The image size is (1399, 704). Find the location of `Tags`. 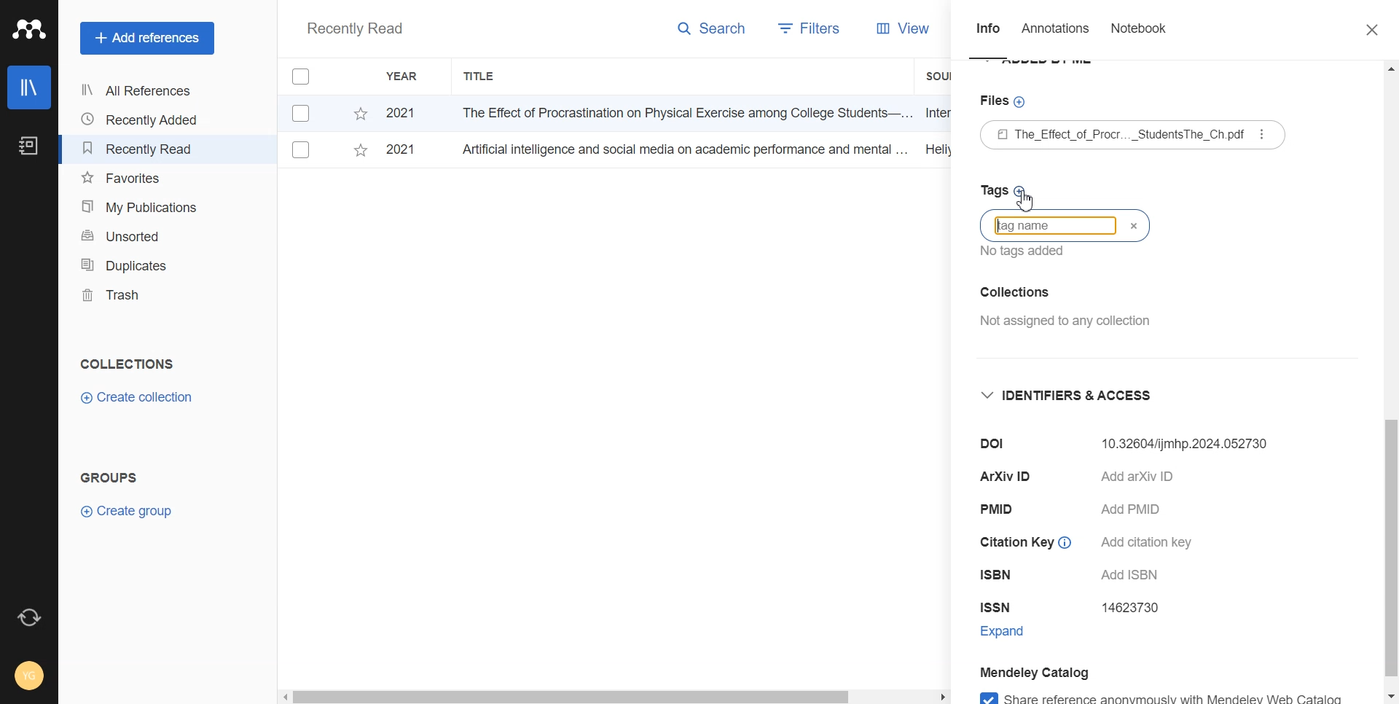

Tags is located at coordinates (1005, 189).